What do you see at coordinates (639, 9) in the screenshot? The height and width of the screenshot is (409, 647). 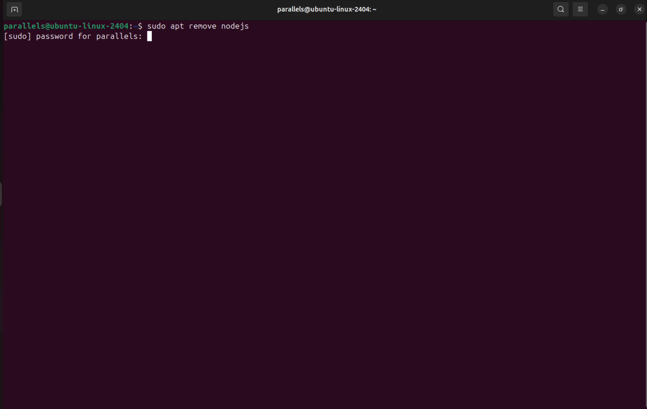 I see `close` at bounding box center [639, 9].